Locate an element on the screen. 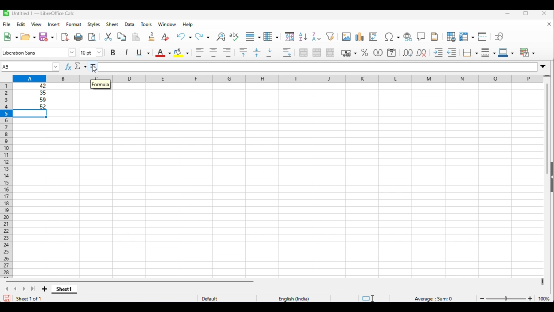 The image size is (554, 312). column is located at coordinates (270, 36).